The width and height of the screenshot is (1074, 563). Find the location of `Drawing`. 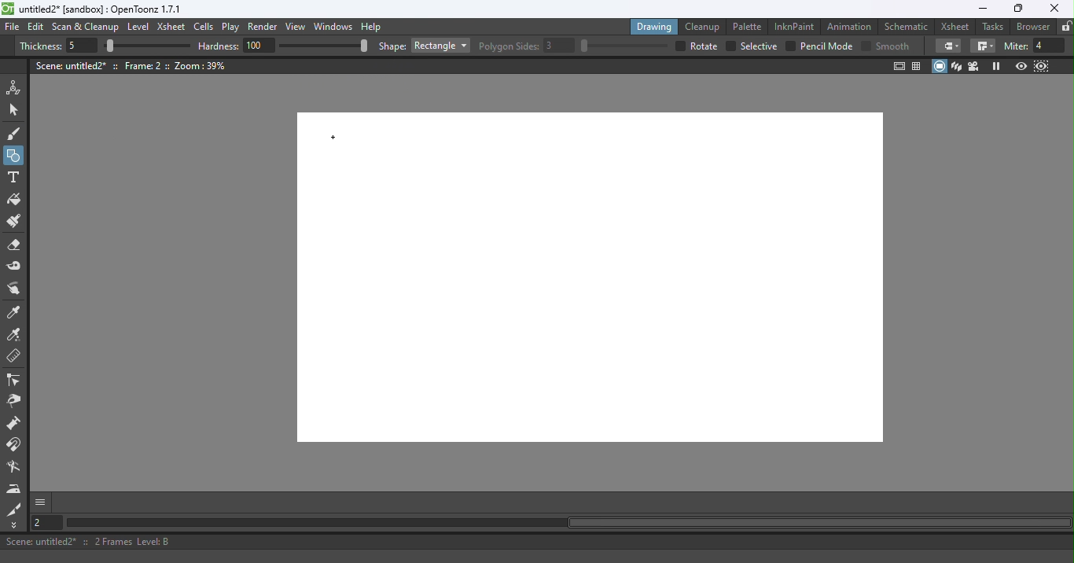

Drawing is located at coordinates (656, 26).